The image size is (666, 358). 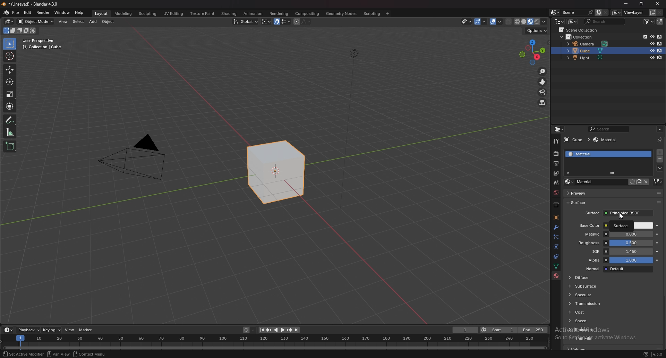 I want to click on selector, so click(x=9, y=44).